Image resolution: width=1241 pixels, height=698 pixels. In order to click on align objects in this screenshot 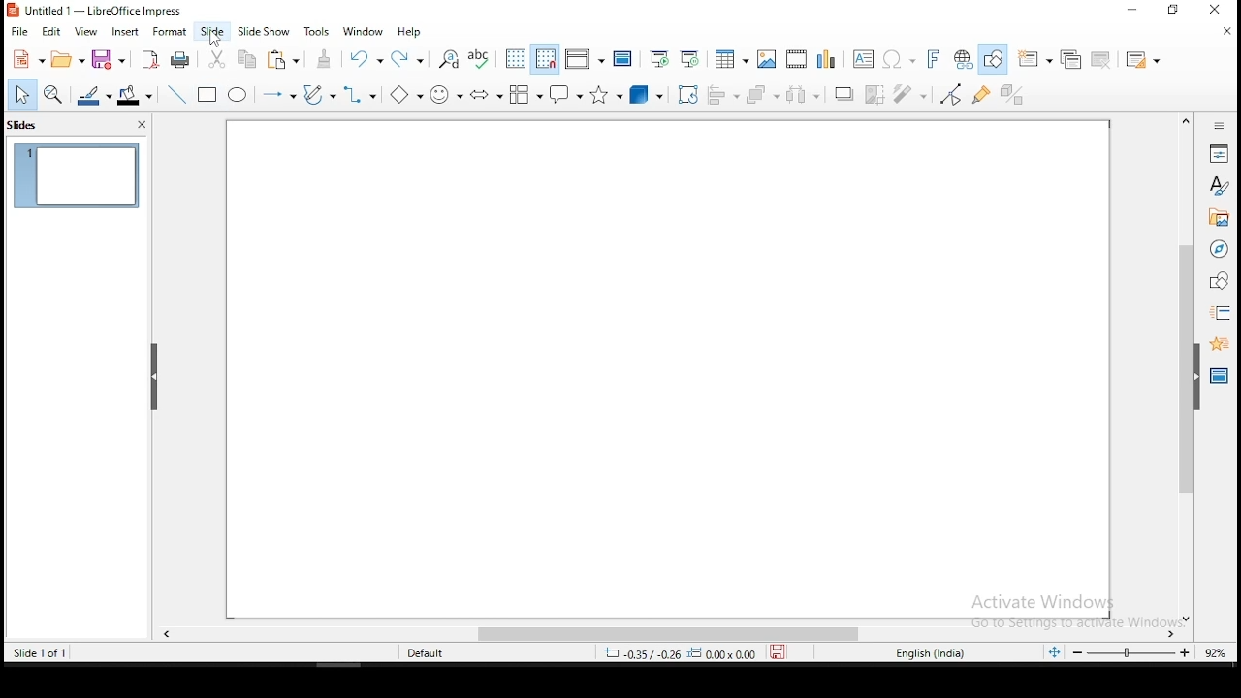, I will do `click(724, 97)`.